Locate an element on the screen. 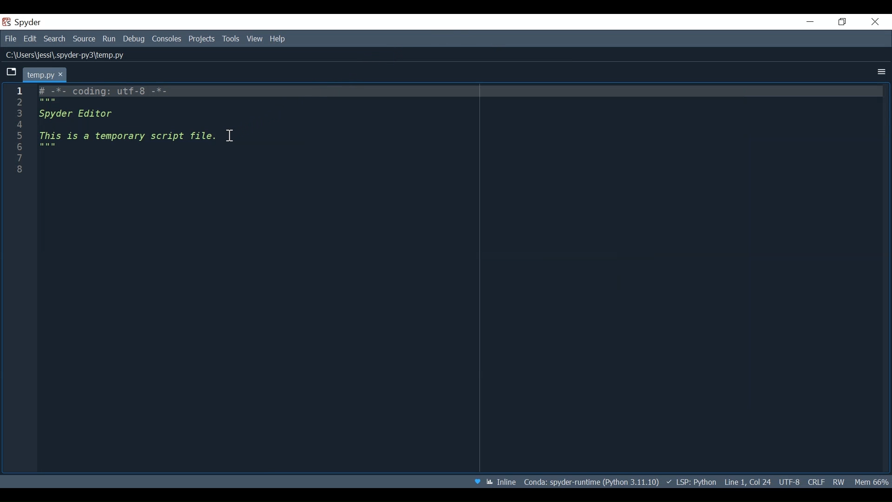 This screenshot has width=892, height=502. Insertion Cursor is located at coordinates (230, 136).